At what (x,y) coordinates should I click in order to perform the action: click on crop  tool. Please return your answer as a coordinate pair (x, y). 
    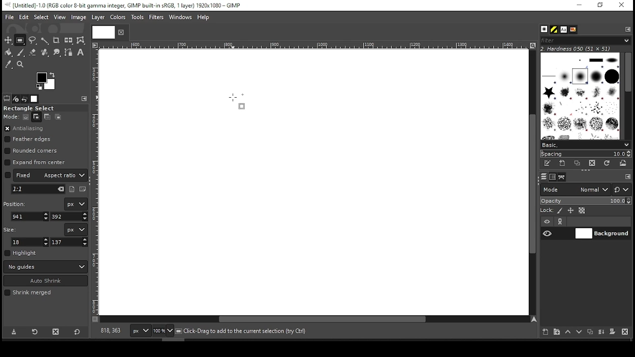
    Looking at the image, I should click on (56, 41).